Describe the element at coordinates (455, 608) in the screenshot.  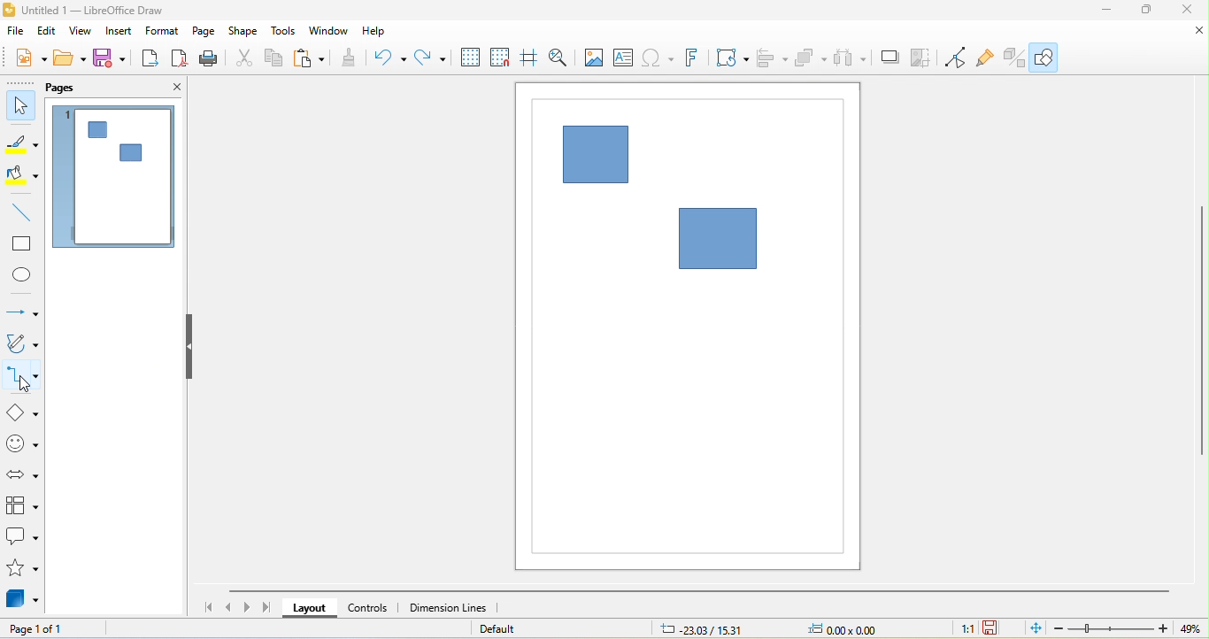
I see `dimension lines` at that location.